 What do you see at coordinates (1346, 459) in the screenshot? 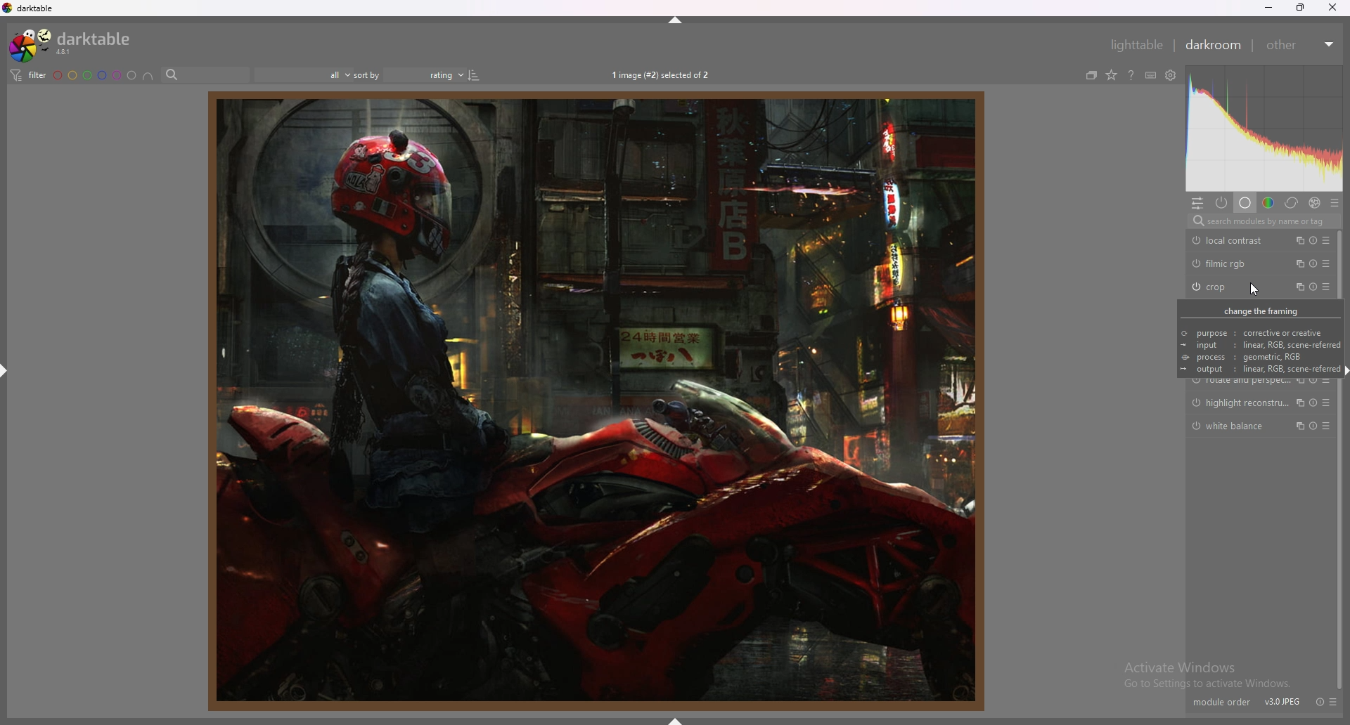
I see `scroll bar` at bounding box center [1346, 459].